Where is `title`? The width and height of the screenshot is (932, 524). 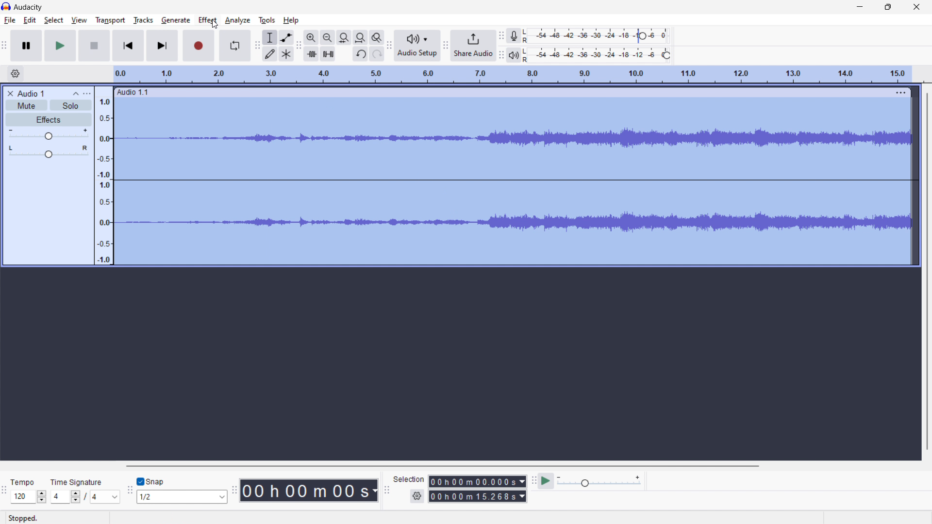
title is located at coordinates (30, 93).